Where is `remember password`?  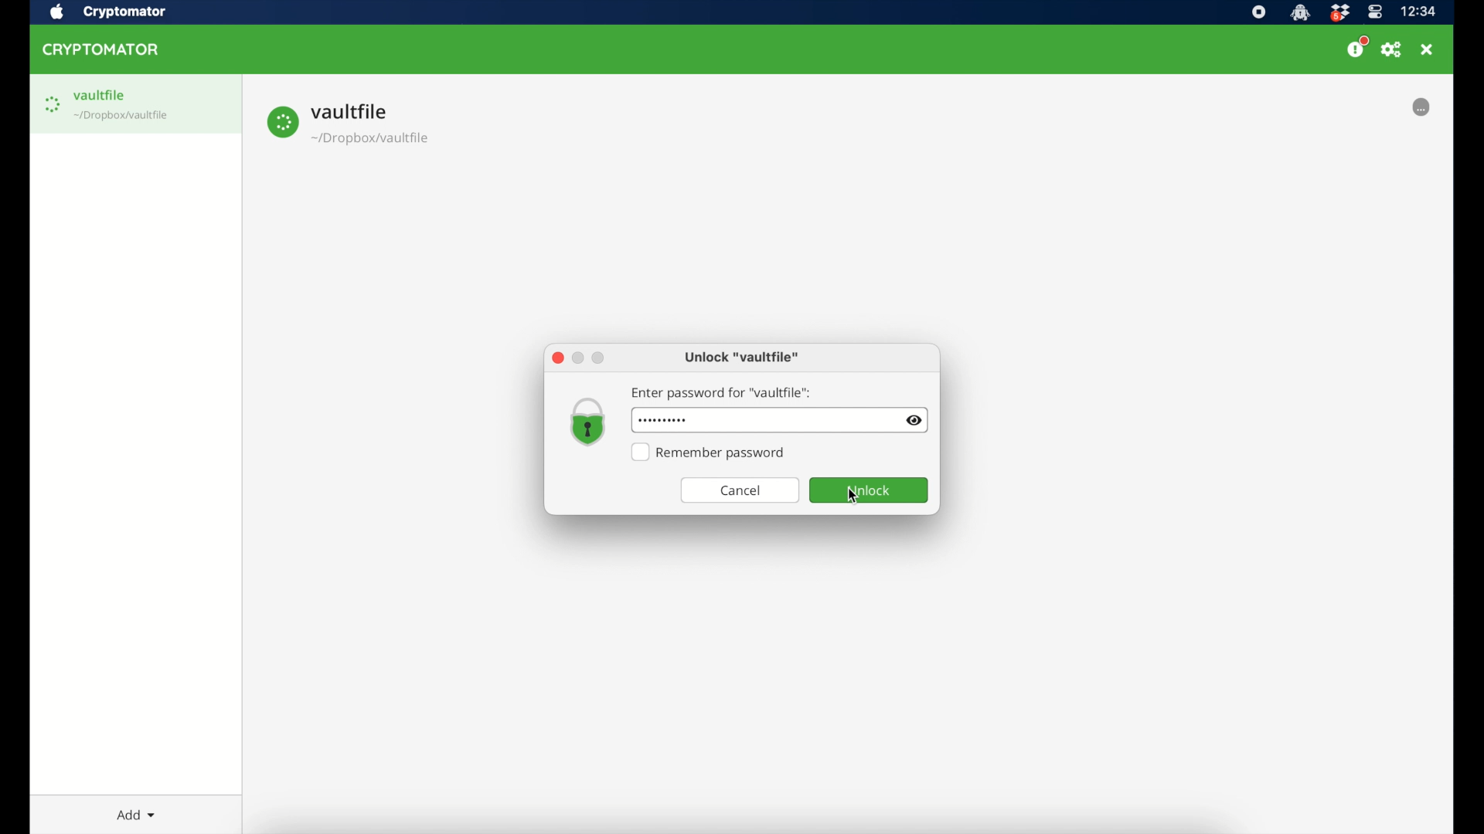 remember password is located at coordinates (708, 453).